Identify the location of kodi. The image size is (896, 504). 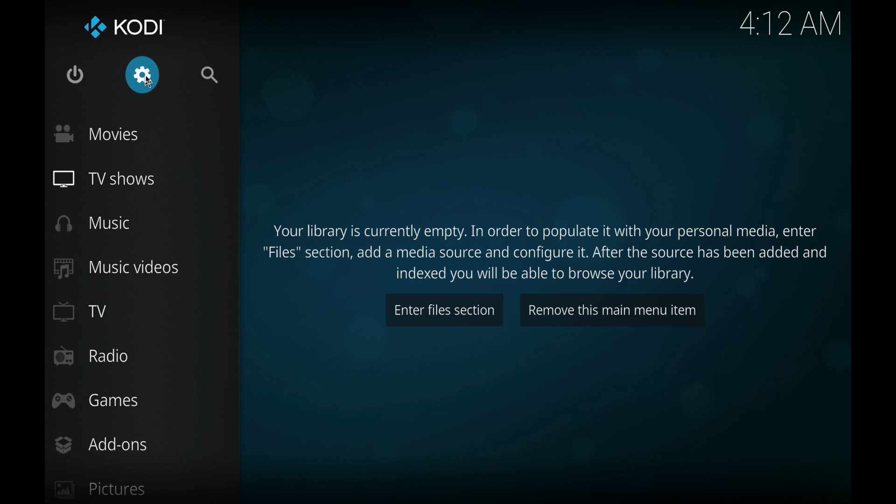
(140, 28).